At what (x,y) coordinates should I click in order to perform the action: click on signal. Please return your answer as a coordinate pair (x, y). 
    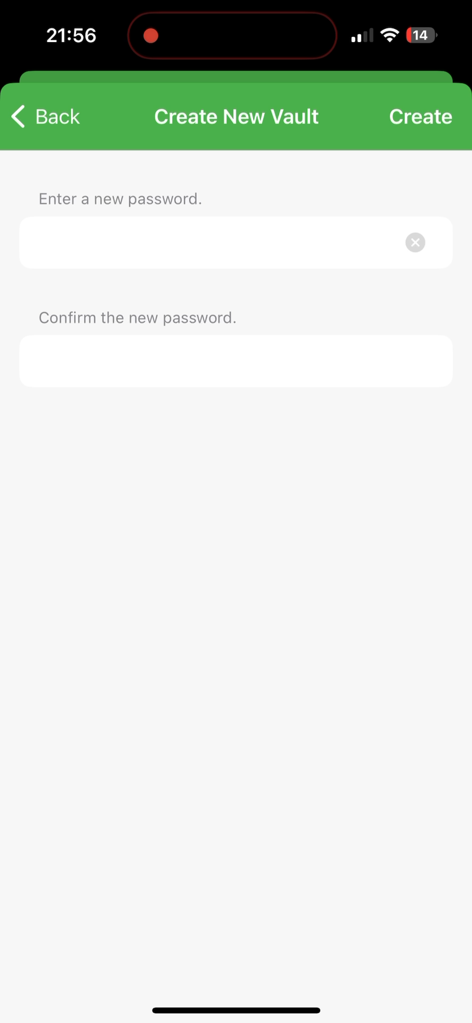
    Looking at the image, I should click on (361, 36).